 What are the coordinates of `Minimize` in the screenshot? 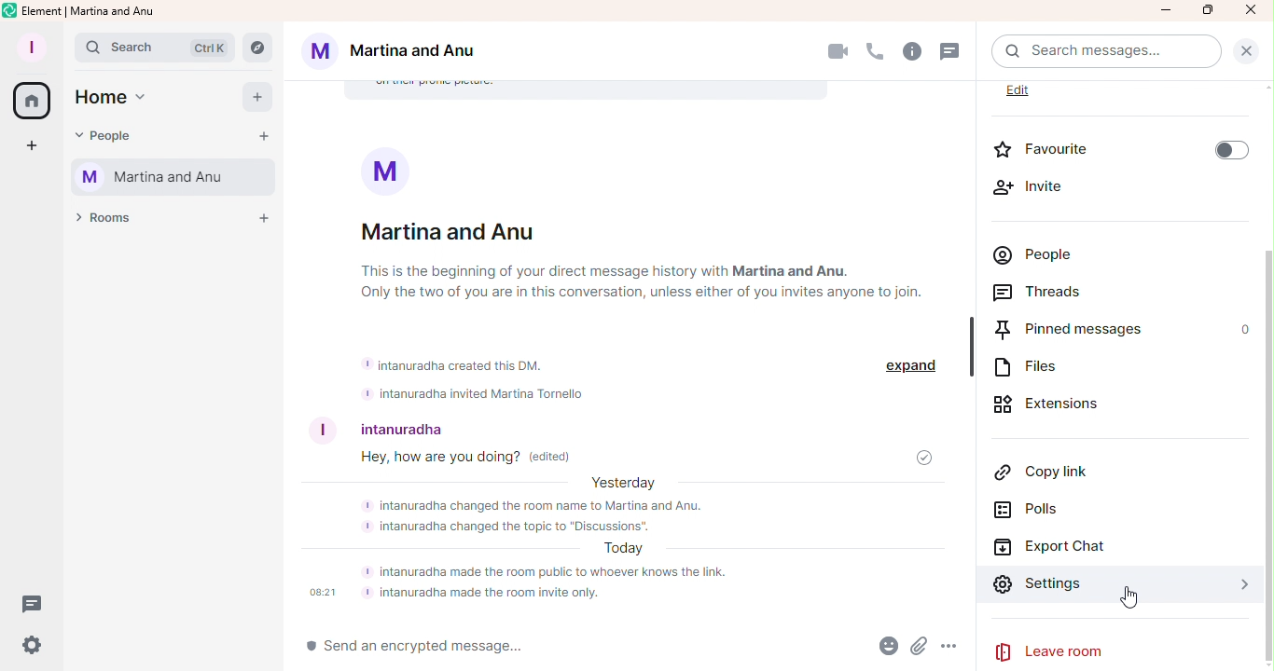 It's located at (1165, 10).